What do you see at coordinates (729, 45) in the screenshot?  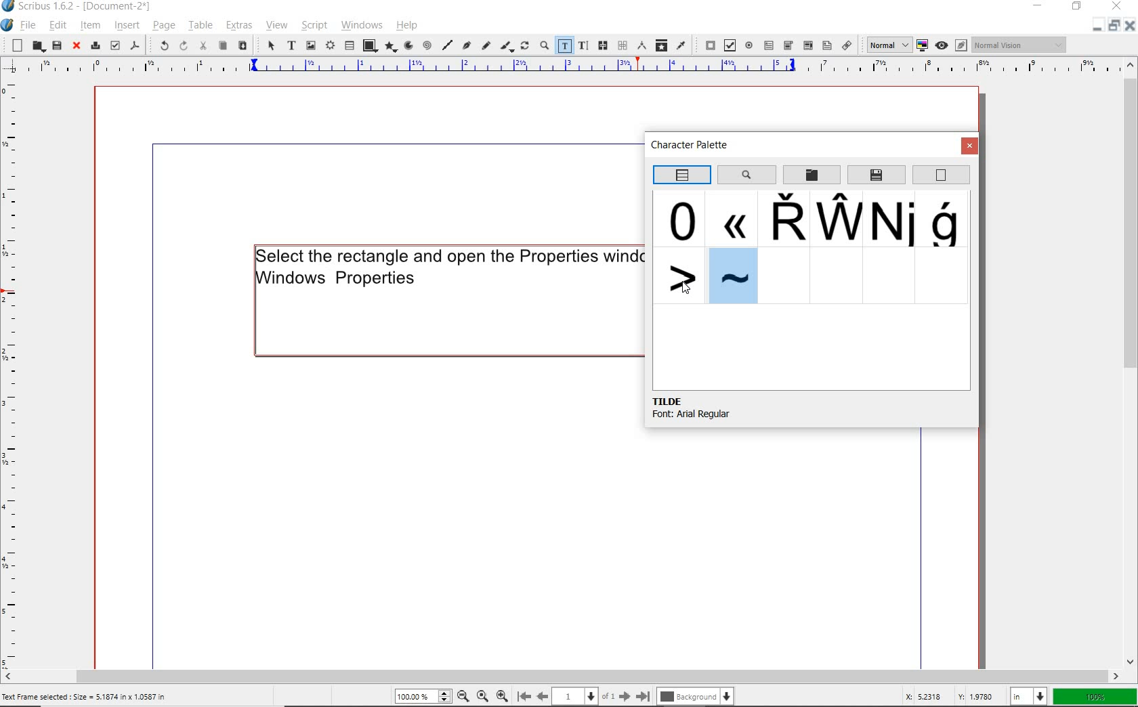 I see `pdf check box` at bounding box center [729, 45].